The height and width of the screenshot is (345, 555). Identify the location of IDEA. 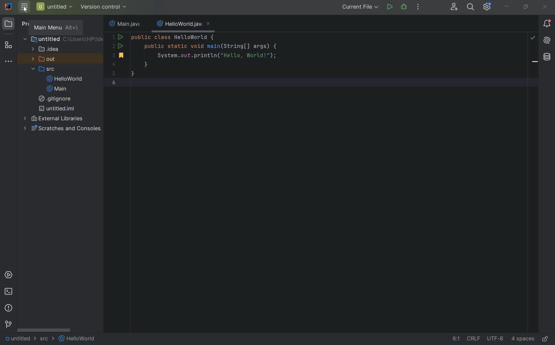
(47, 50).